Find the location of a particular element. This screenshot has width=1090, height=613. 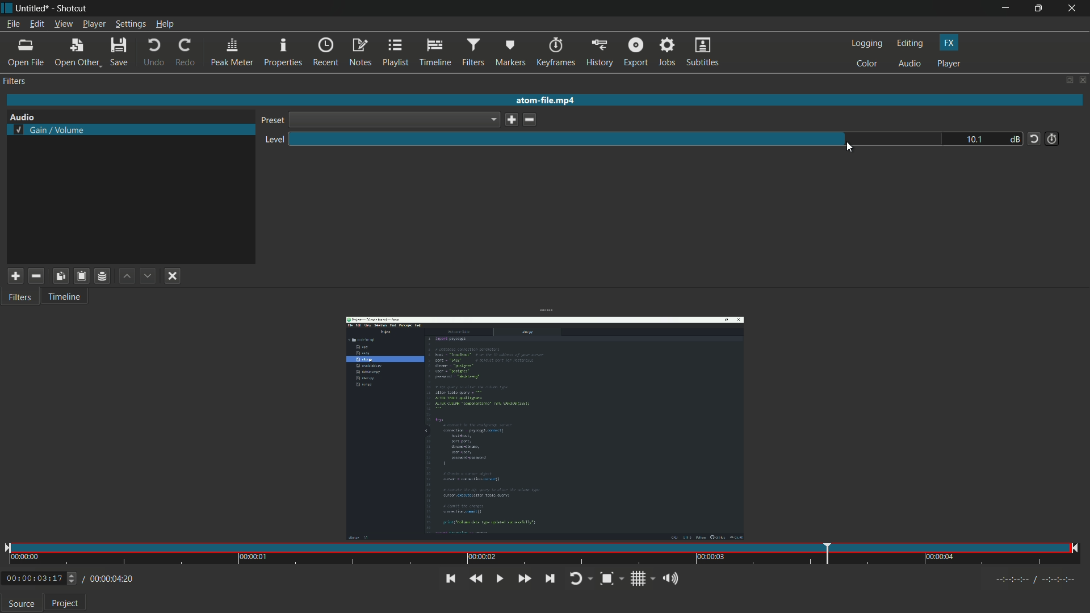

markers is located at coordinates (510, 53).